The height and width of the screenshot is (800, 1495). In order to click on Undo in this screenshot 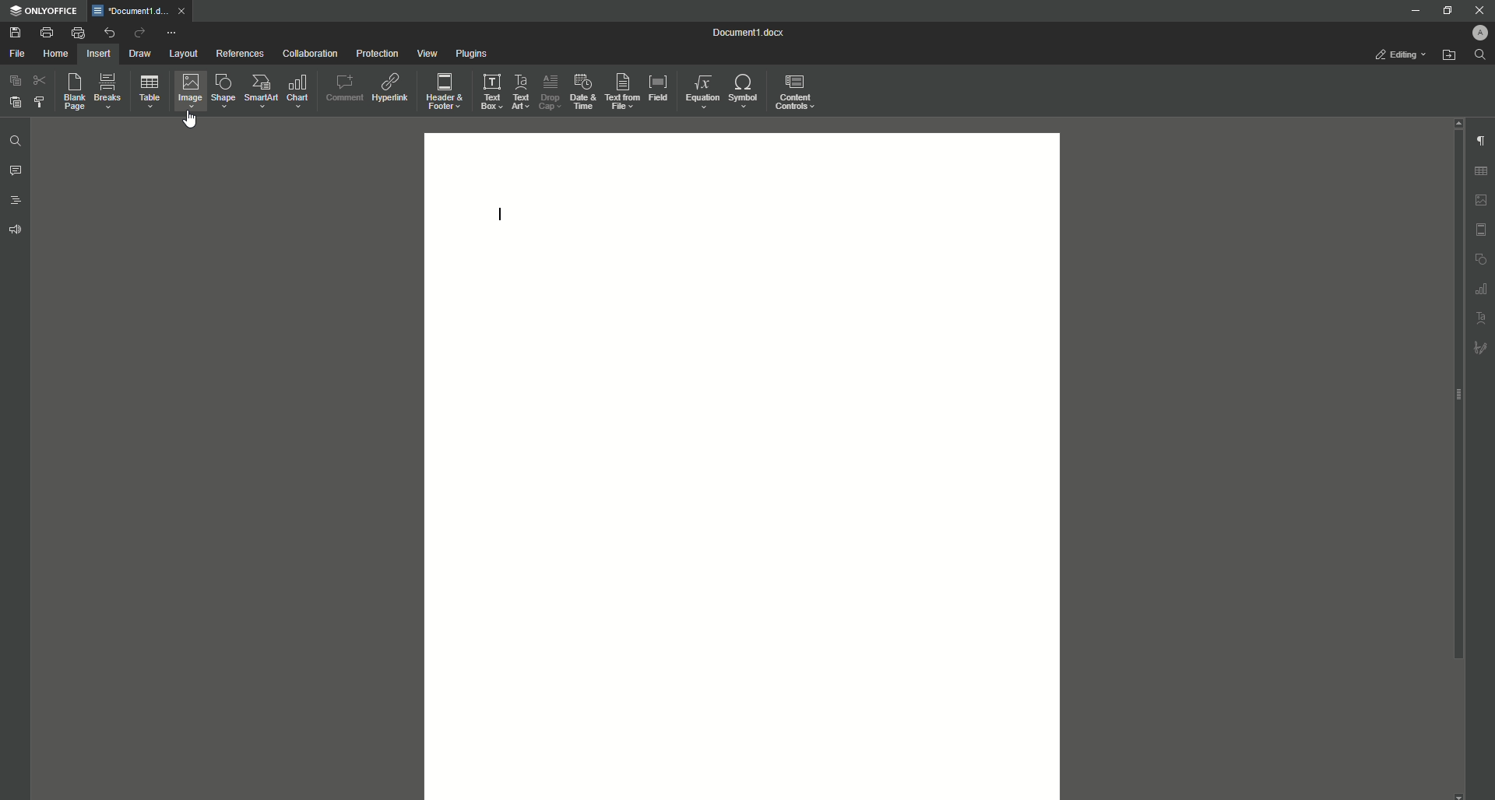, I will do `click(109, 33)`.